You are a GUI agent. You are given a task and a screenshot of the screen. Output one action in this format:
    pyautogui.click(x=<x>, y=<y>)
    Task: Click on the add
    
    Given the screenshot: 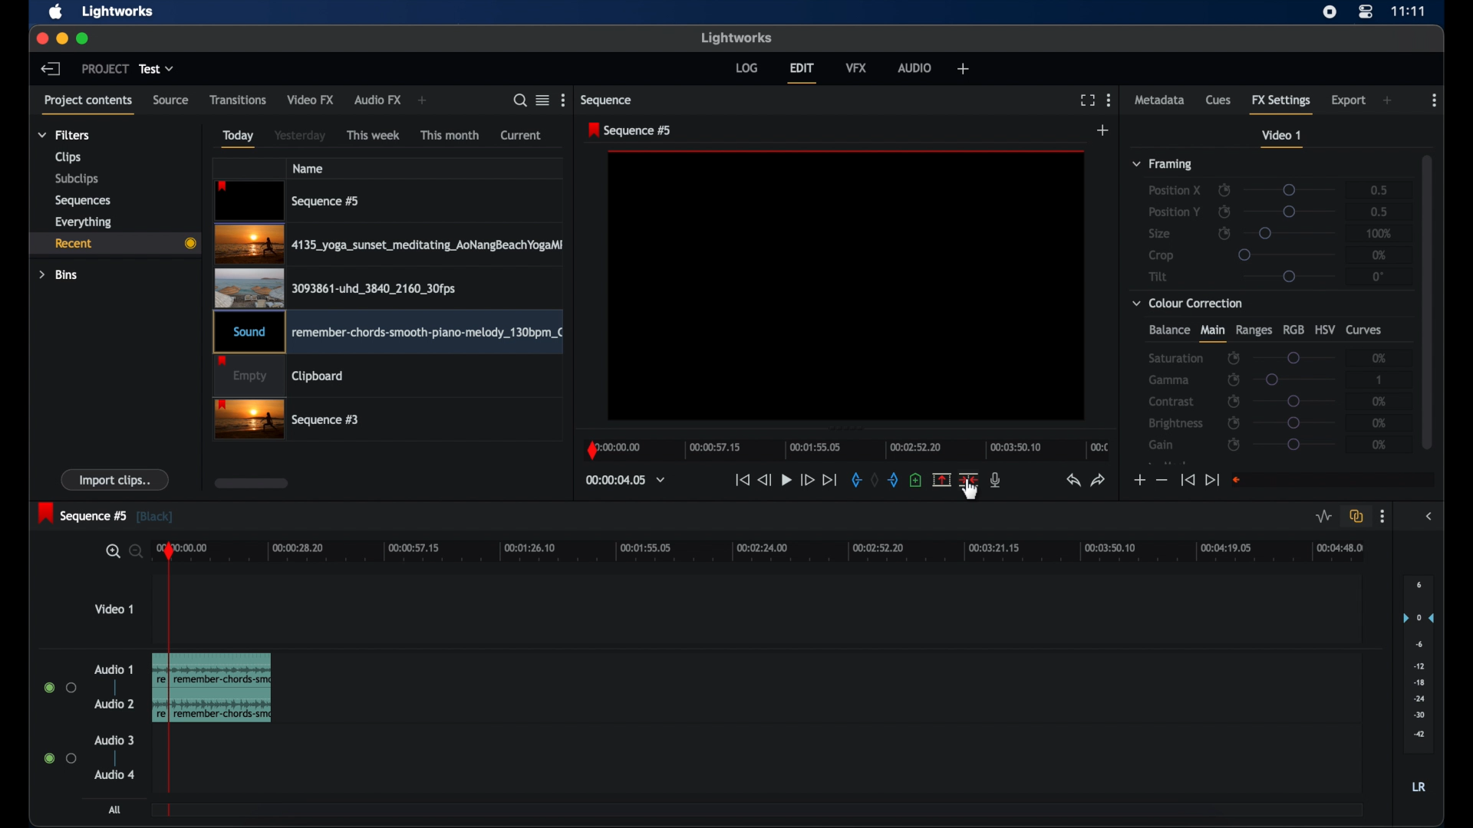 What is the action you would take?
    pyautogui.click(x=1387, y=100)
    